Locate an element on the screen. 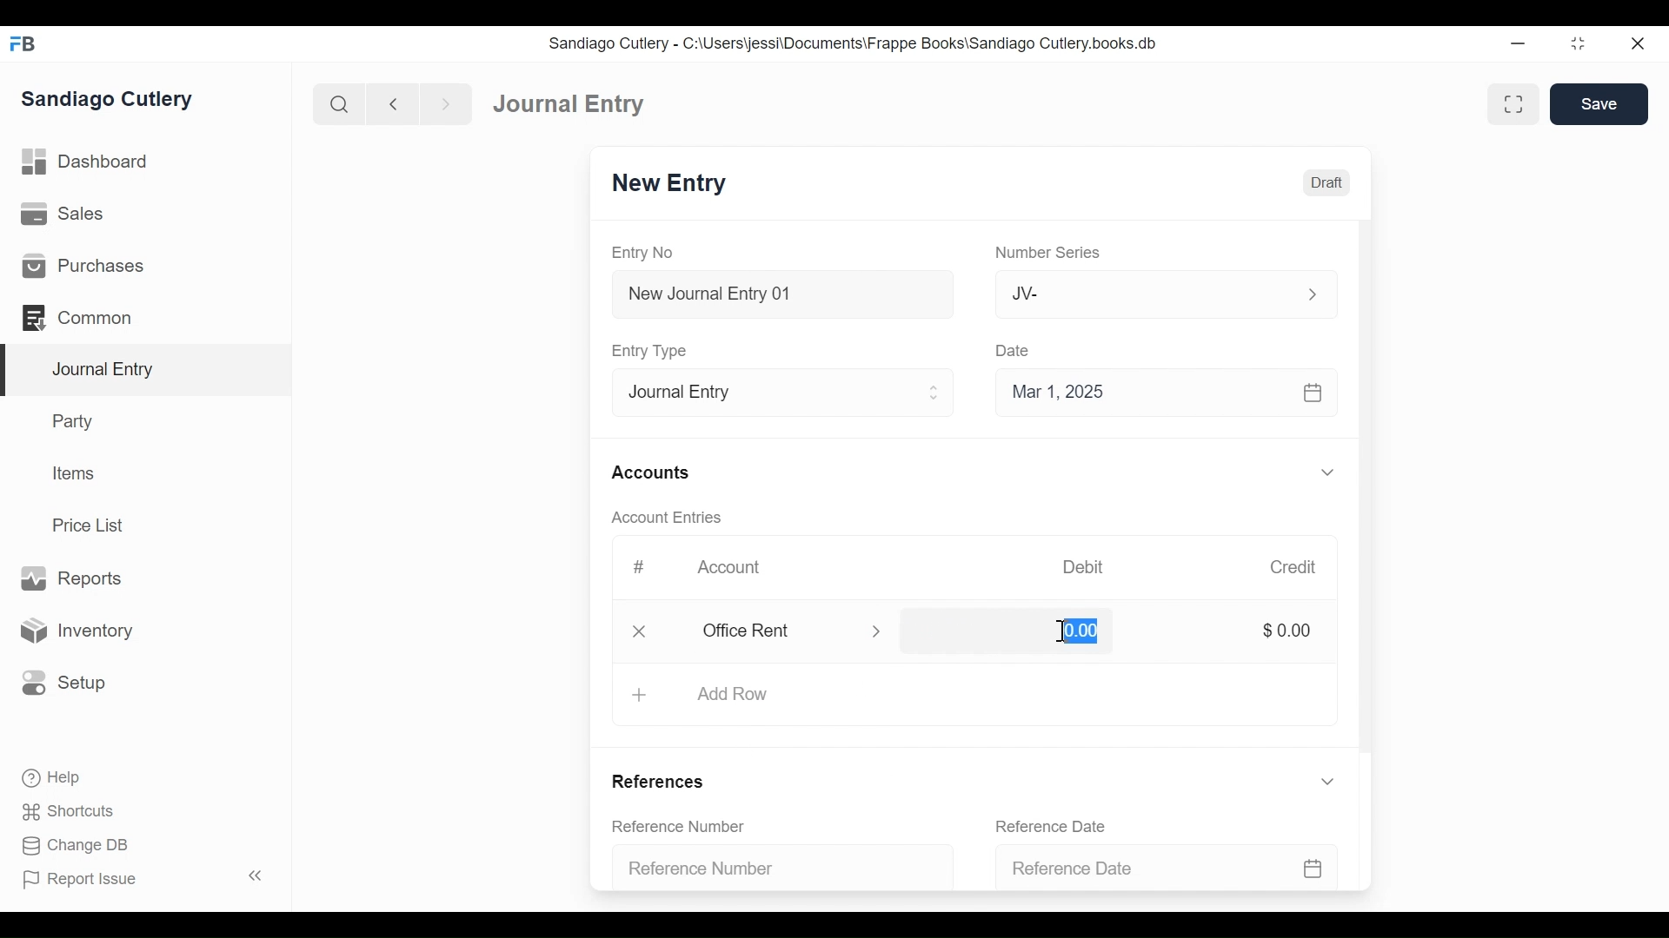 The image size is (1669, 938). New Journal Entry 01 is located at coordinates (777, 293).